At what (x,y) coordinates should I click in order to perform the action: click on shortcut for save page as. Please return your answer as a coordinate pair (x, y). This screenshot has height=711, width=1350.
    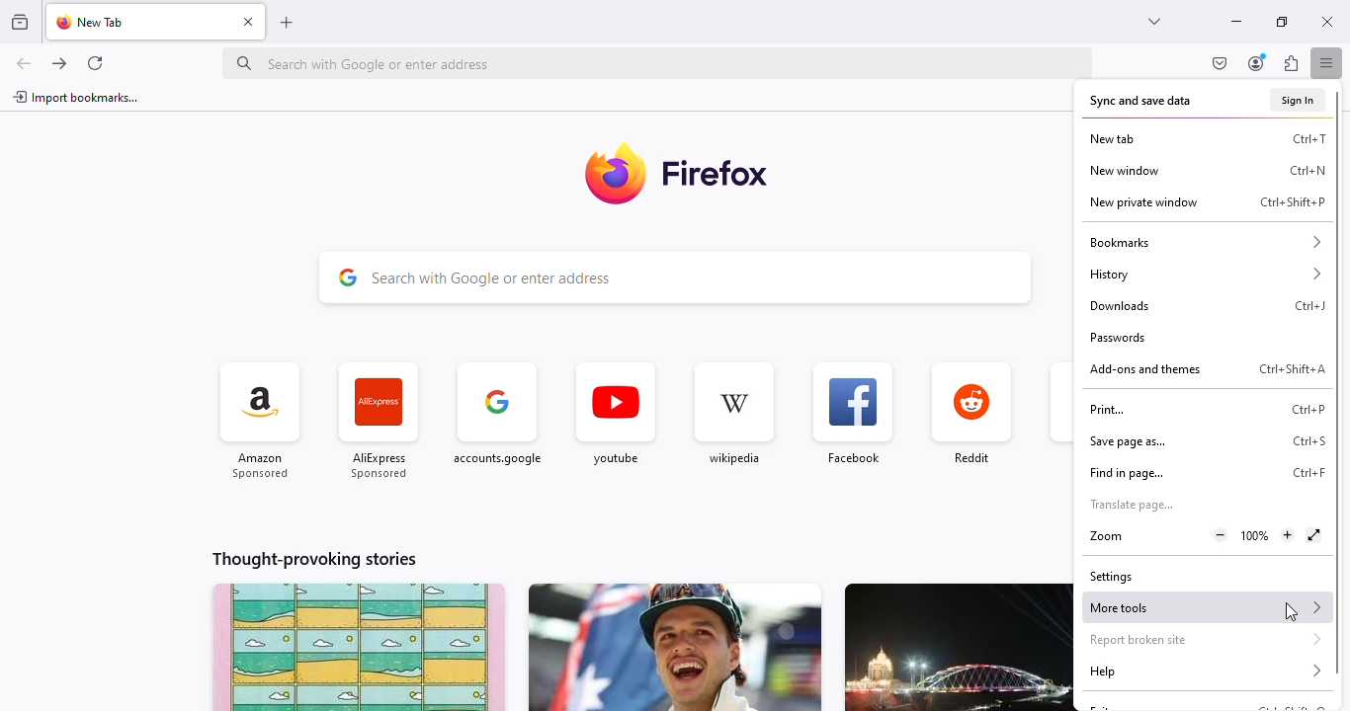
    Looking at the image, I should click on (1308, 440).